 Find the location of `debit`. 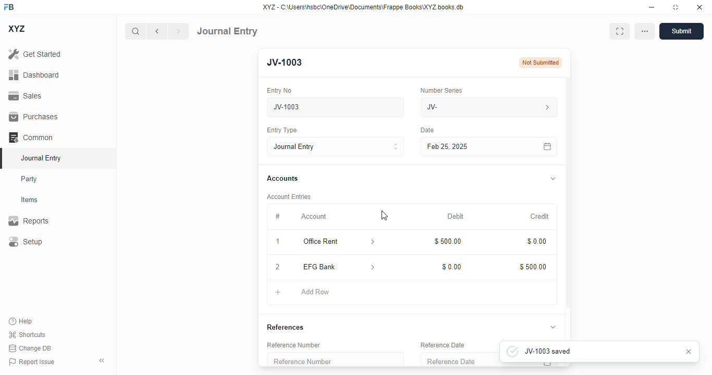

debit is located at coordinates (456, 217).